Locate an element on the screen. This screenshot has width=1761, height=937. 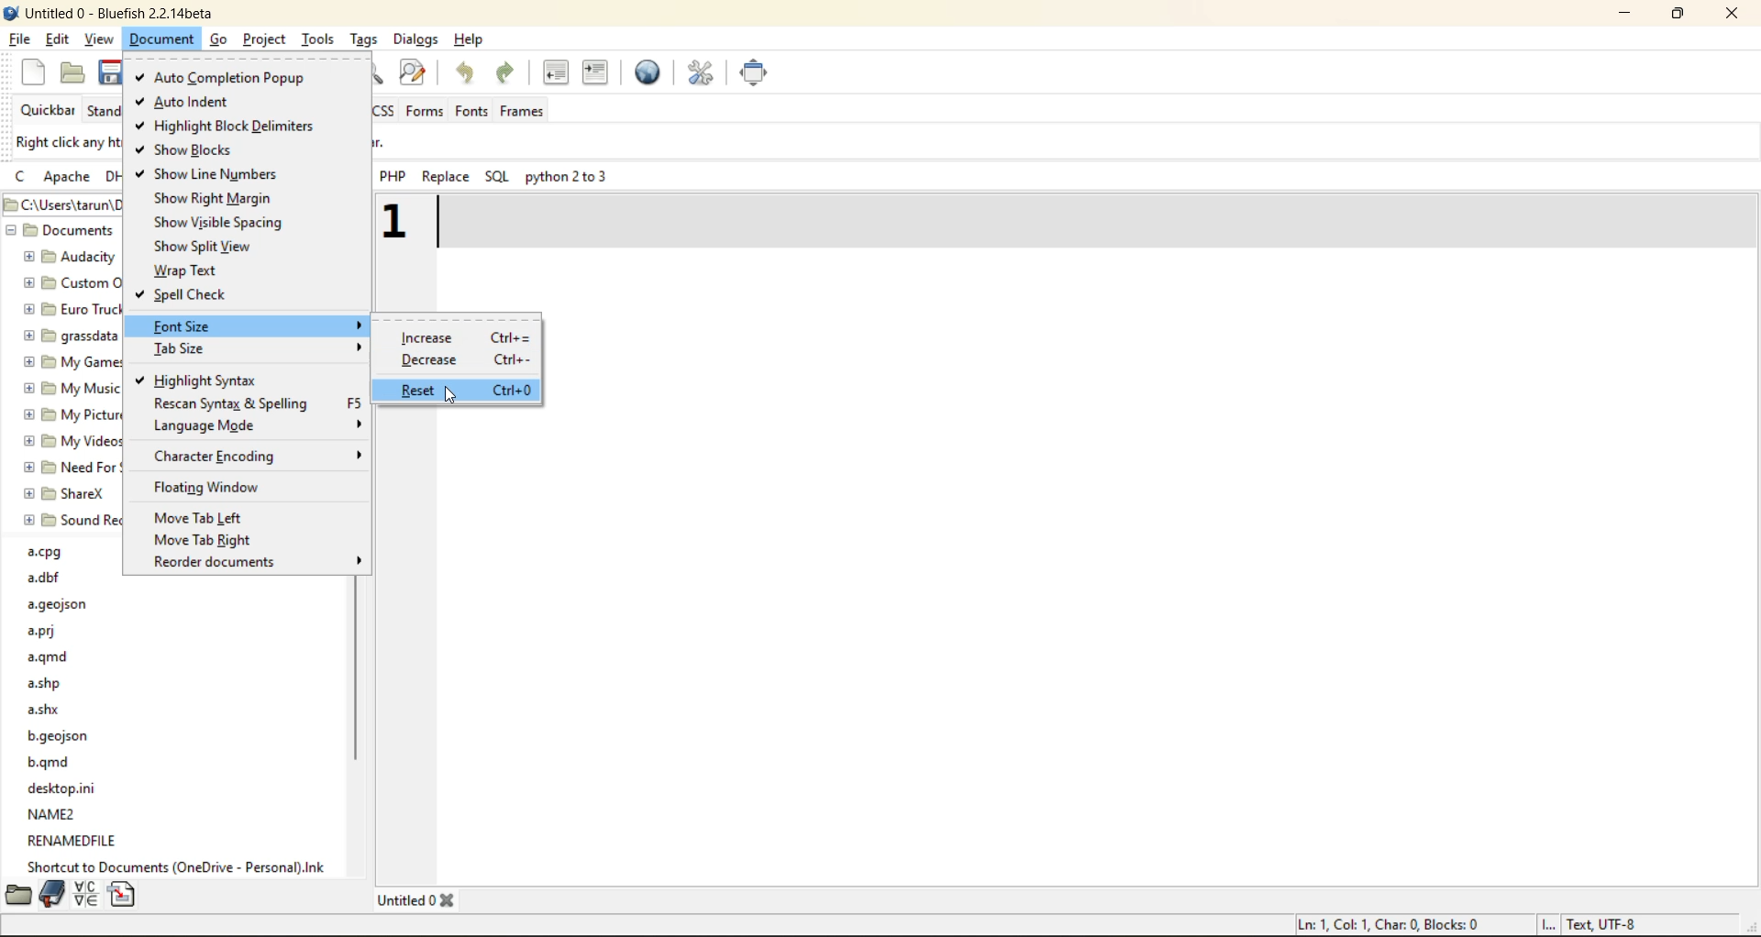
view is located at coordinates (98, 39).